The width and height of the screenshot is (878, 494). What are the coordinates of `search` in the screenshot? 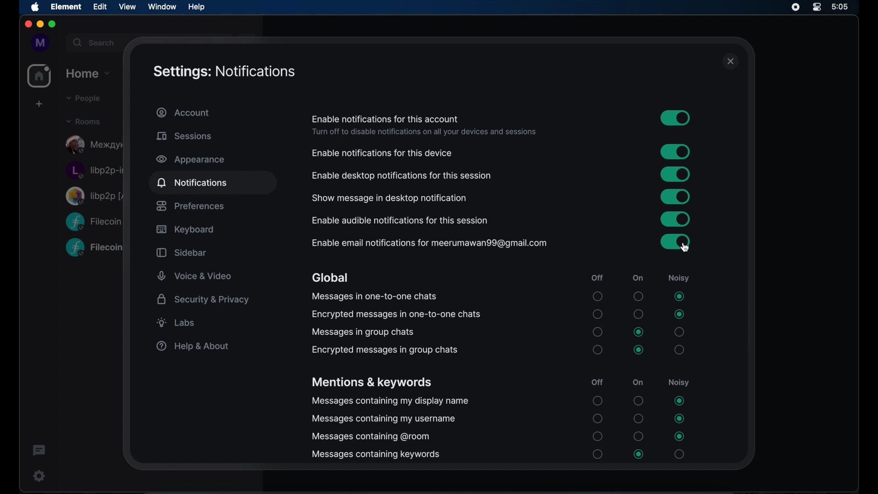 It's located at (93, 41).